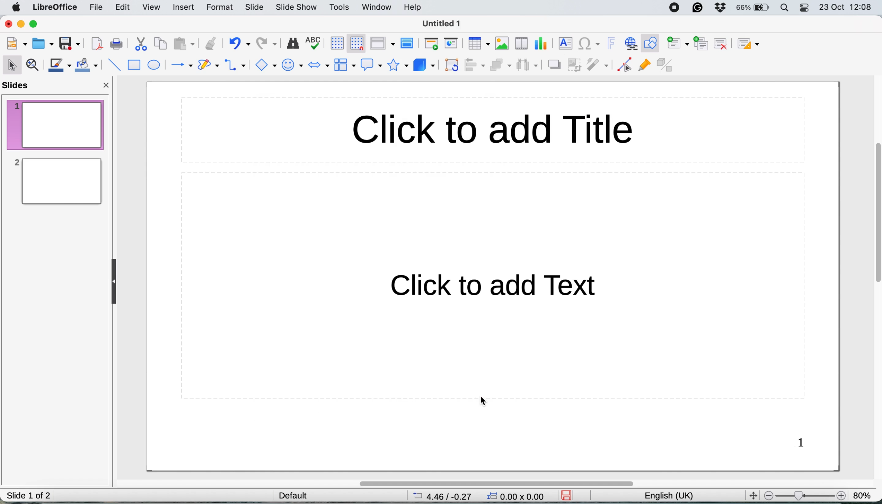 This screenshot has width=882, height=504. I want to click on zoom factor, so click(863, 492).